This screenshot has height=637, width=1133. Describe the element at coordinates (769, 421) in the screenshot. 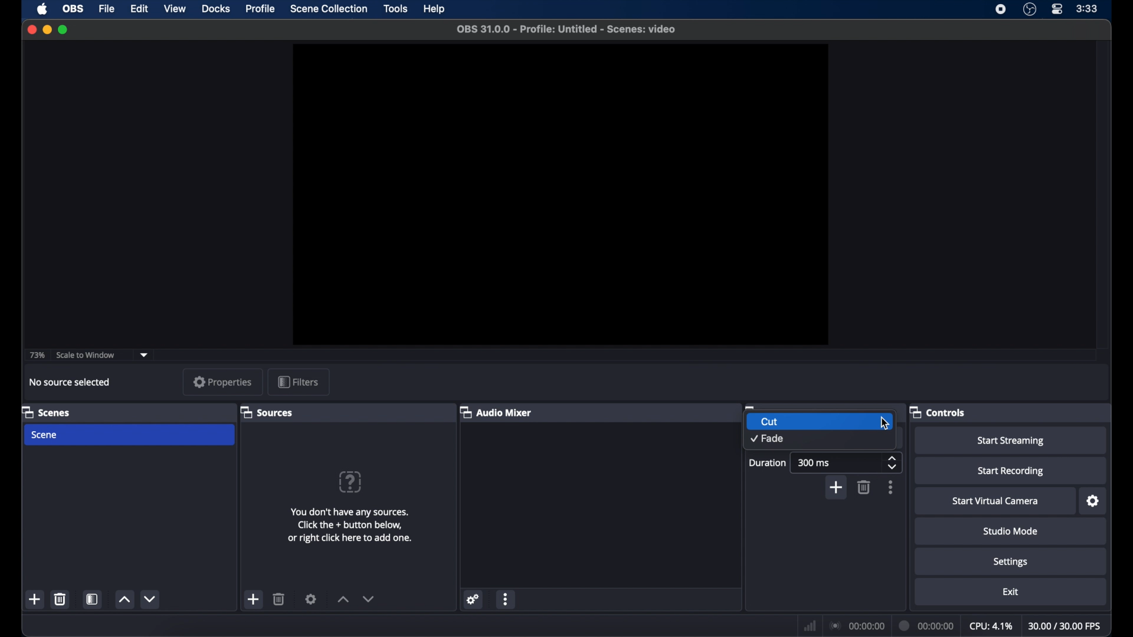

I see `cut` at that location.